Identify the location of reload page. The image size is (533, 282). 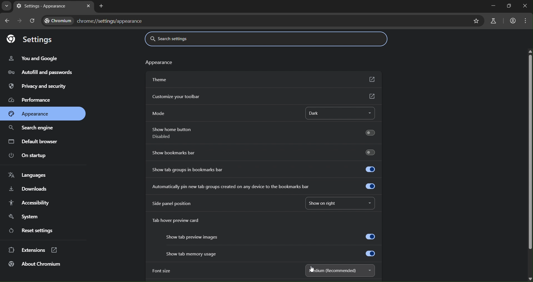
(33, 21).